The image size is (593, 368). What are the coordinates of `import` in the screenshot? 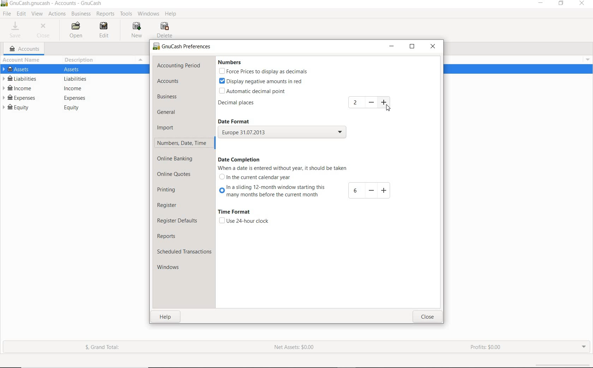 It's located at (166, 128).